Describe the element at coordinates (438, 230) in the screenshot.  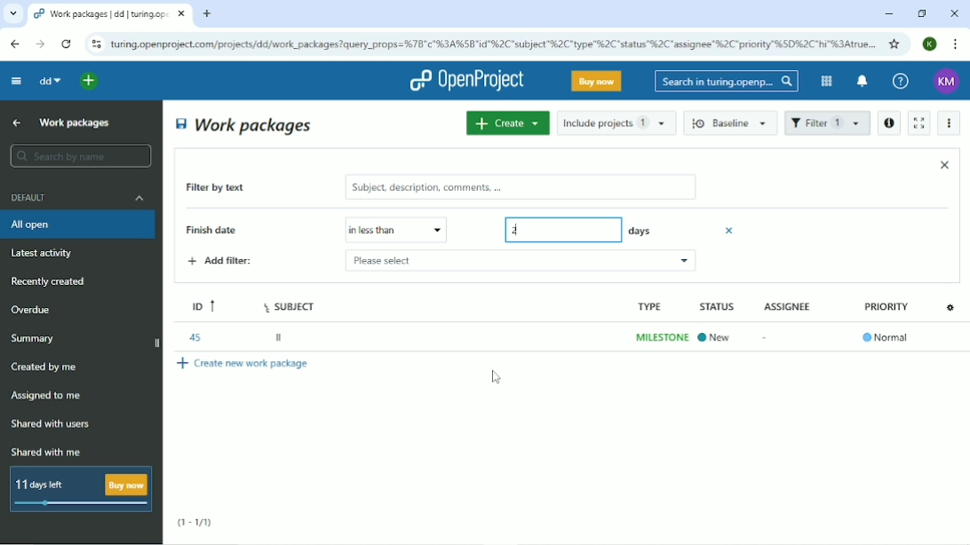
I see `drop down menu` at that location.